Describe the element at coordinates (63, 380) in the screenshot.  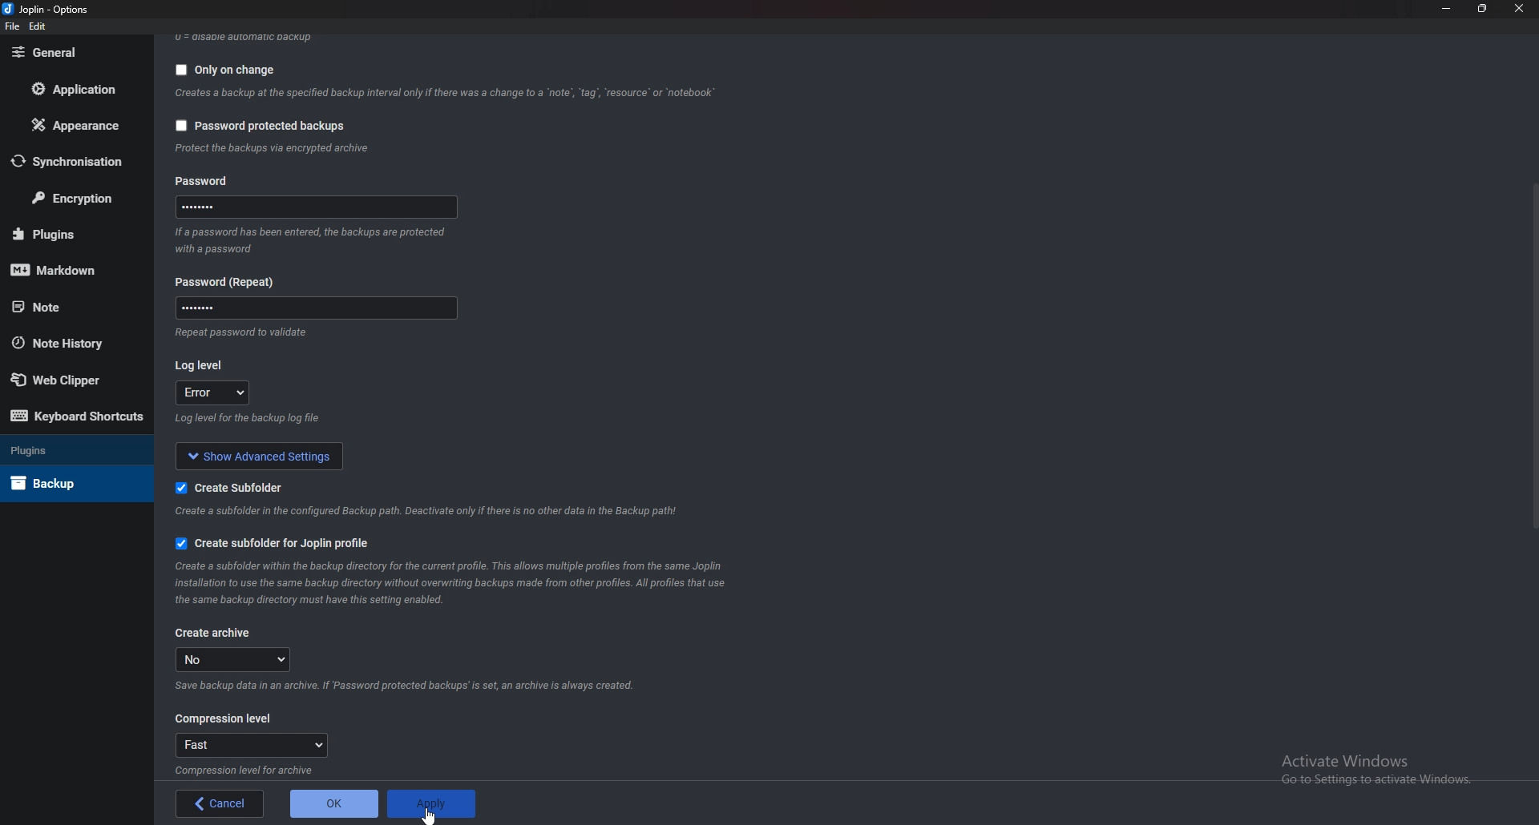
I see `Web Clipper` at that location.